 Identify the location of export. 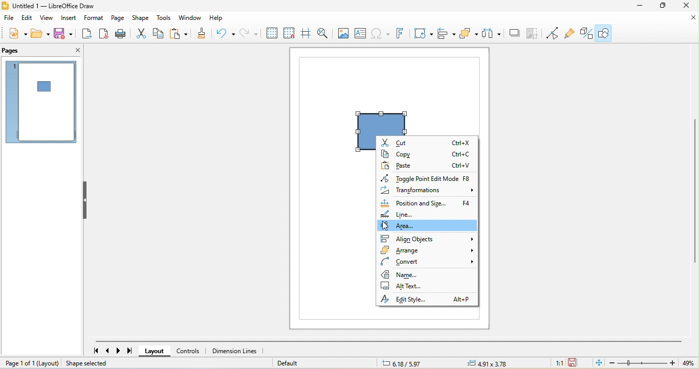
(86, 35).